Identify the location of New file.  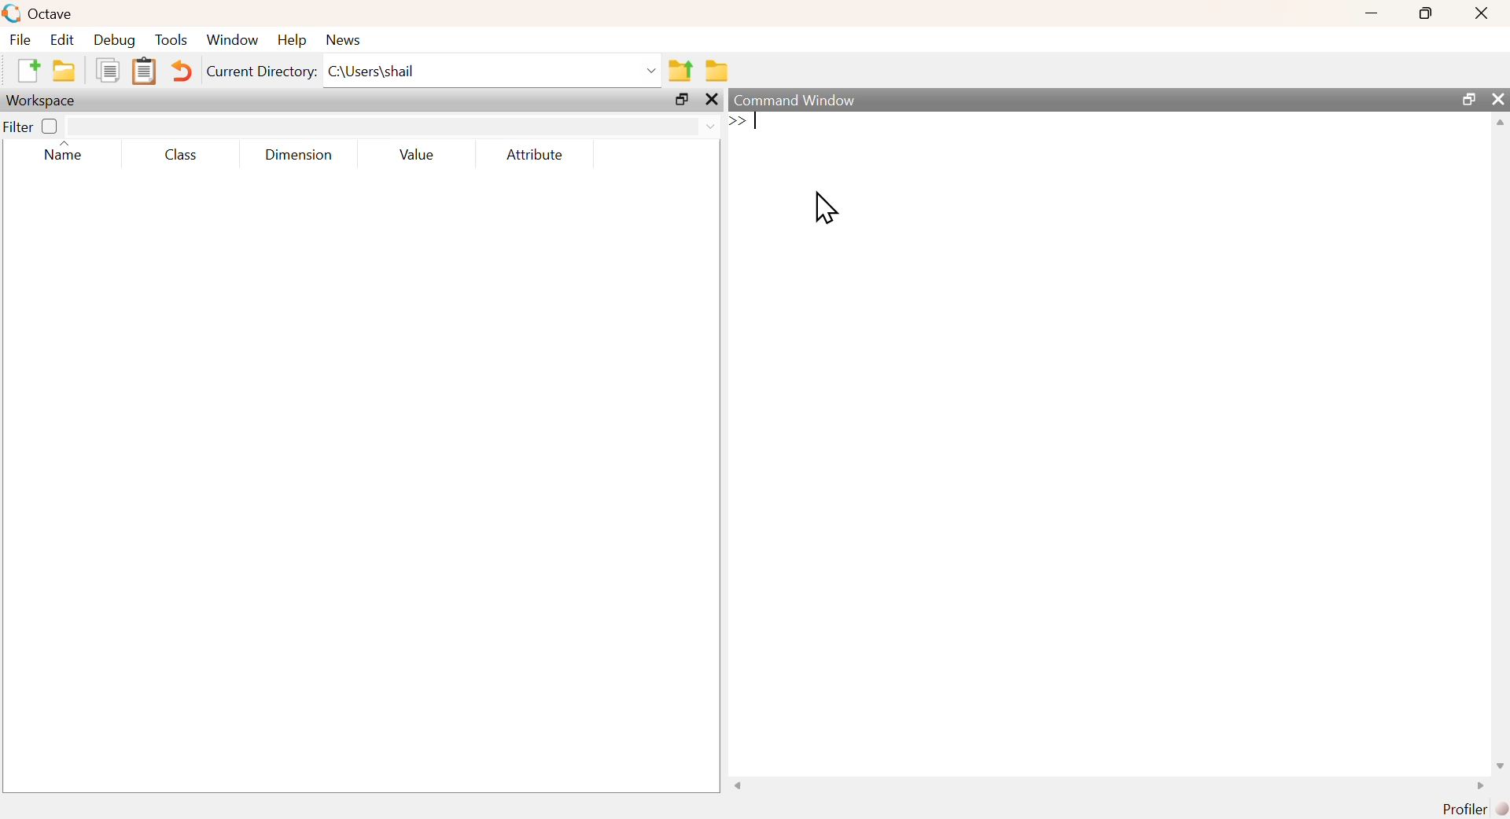
(27, 70).